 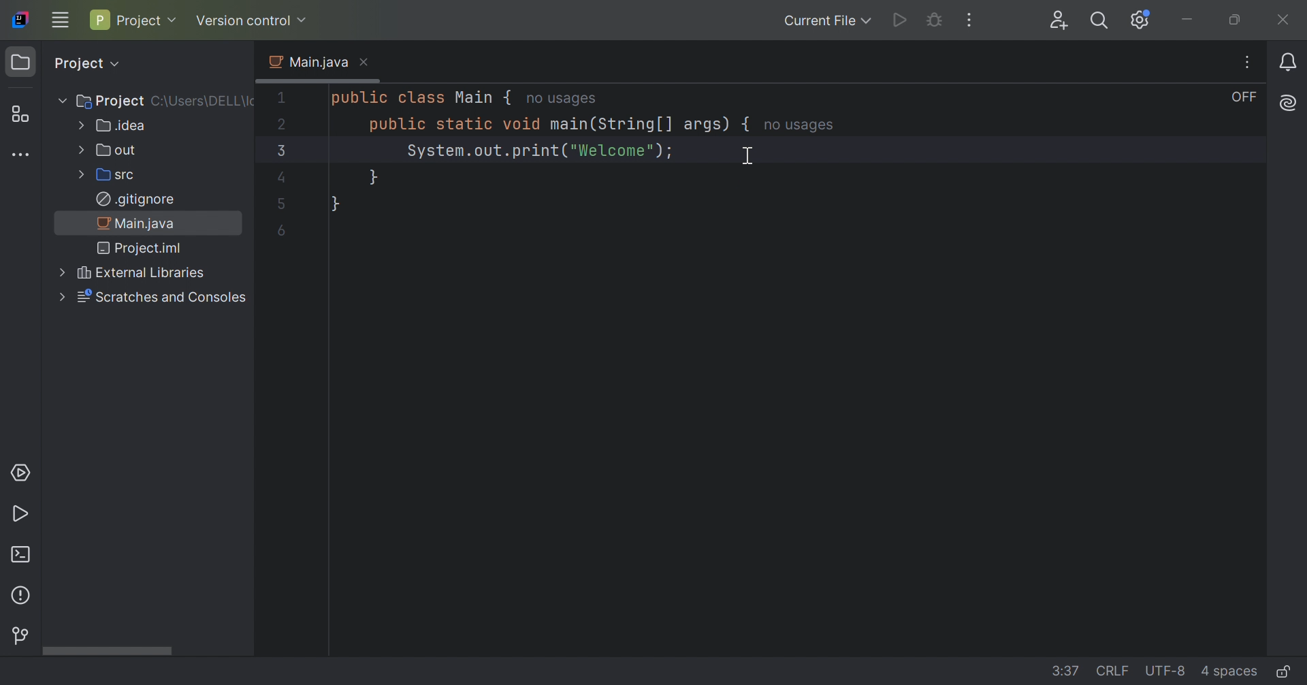 What do you see at coordinates (1289, 63) in the screenshot?
I see `Notifications` at bounding box center [1289, 63].